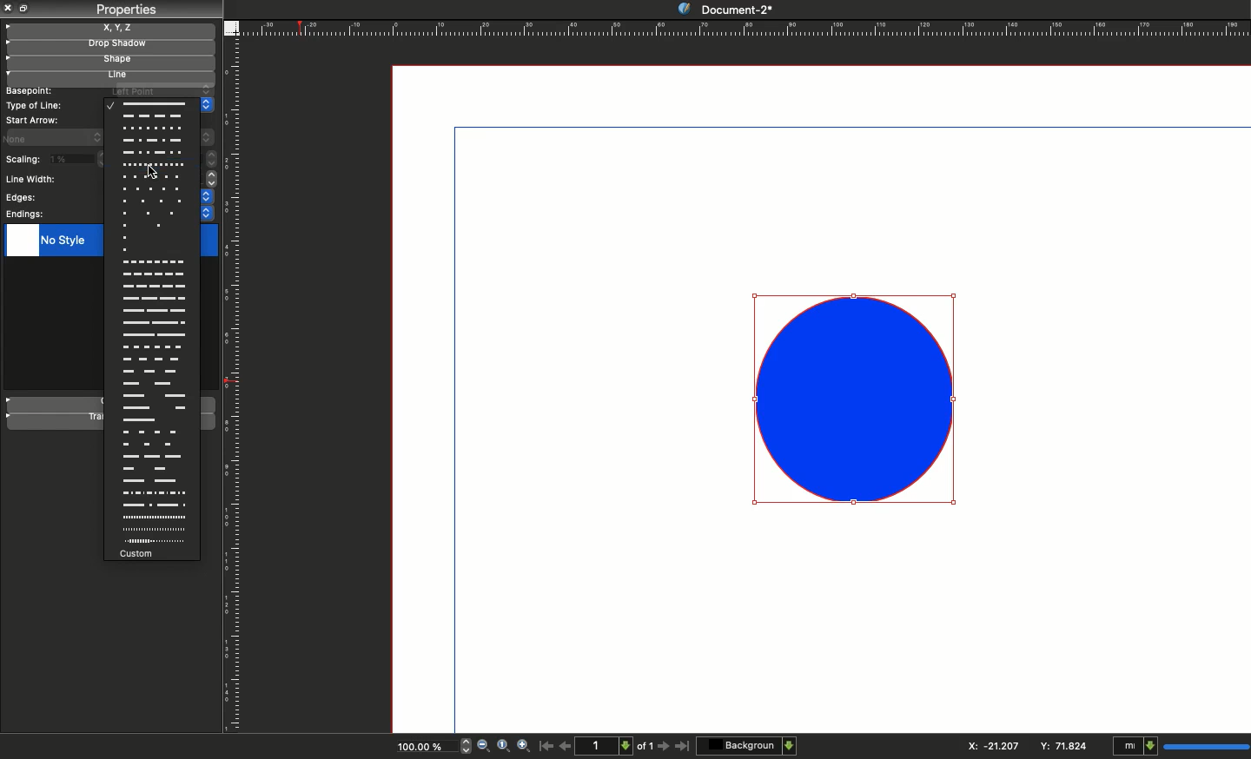 This screenshot has height=759, width=1251. I want to click on line option, so click(153, 310).